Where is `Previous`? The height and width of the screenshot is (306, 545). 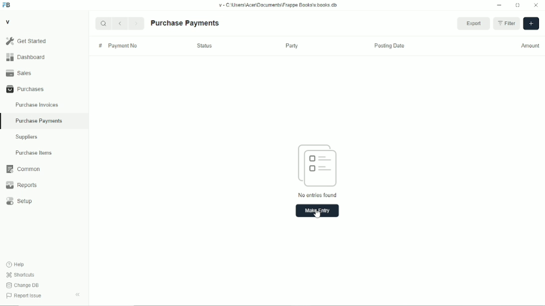 Previous is located at coordinates (120, 23).